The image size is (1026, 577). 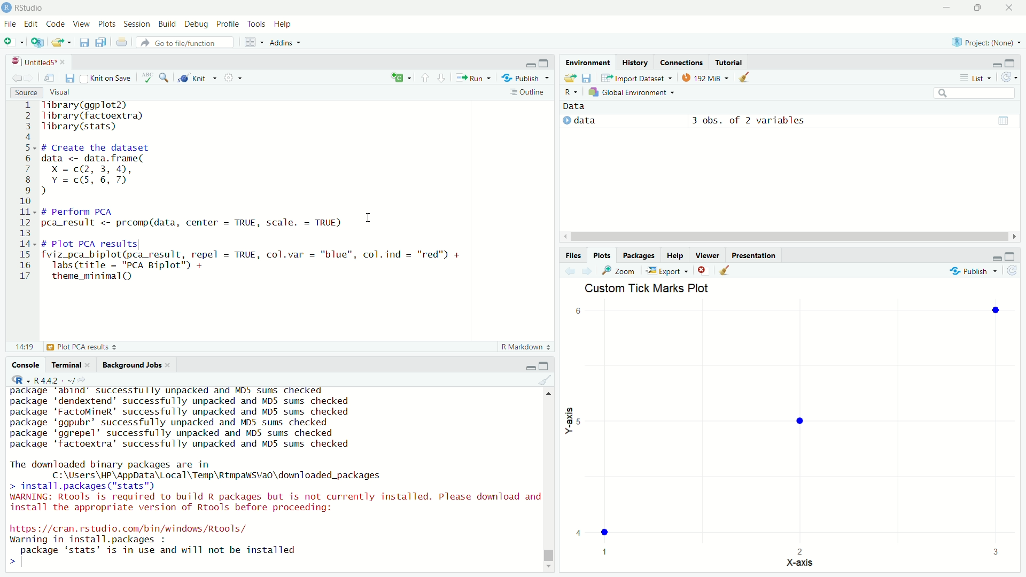 I want to click on settings, so click(x=231, y=76).